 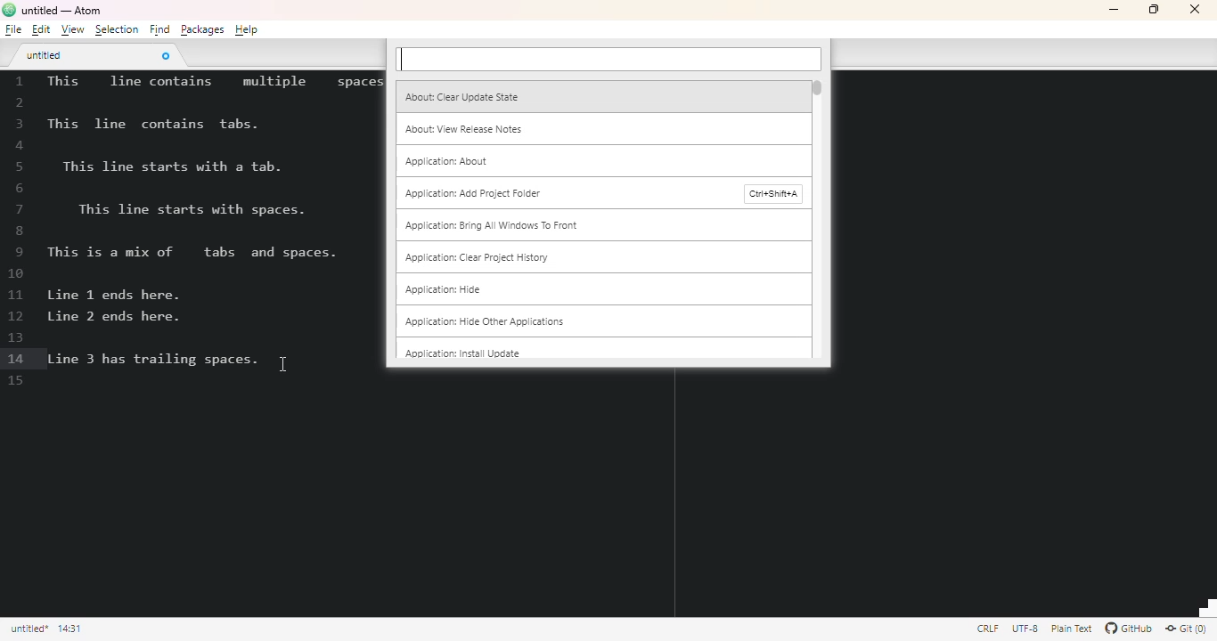 What do you see at coordinates (818, 88) in the screenshot?
I see `vertical scroll bar` at bounding box center [818, 88].